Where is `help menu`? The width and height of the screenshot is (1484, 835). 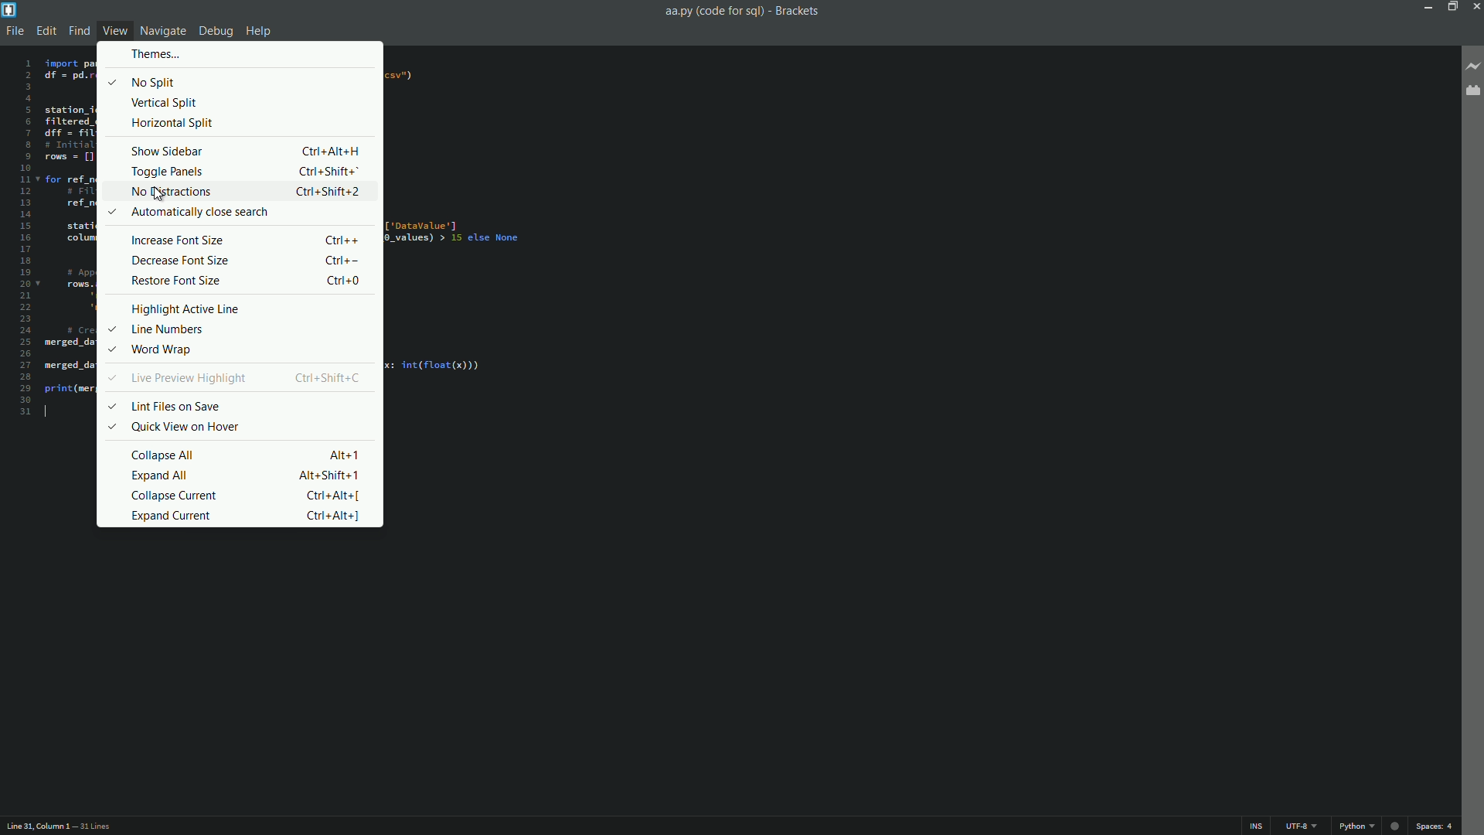
help menu is located at coordinates (258, 32).